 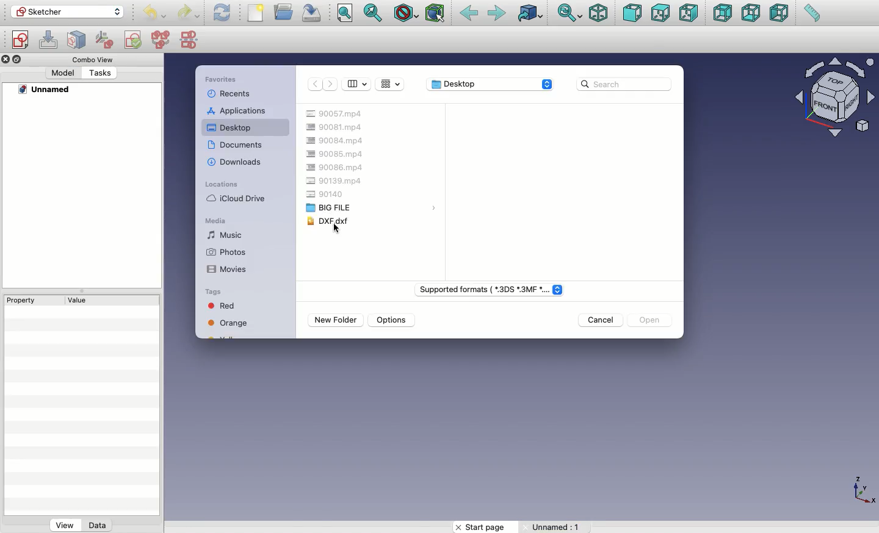 I want to click on Favorites, so click(x=229, y=79).